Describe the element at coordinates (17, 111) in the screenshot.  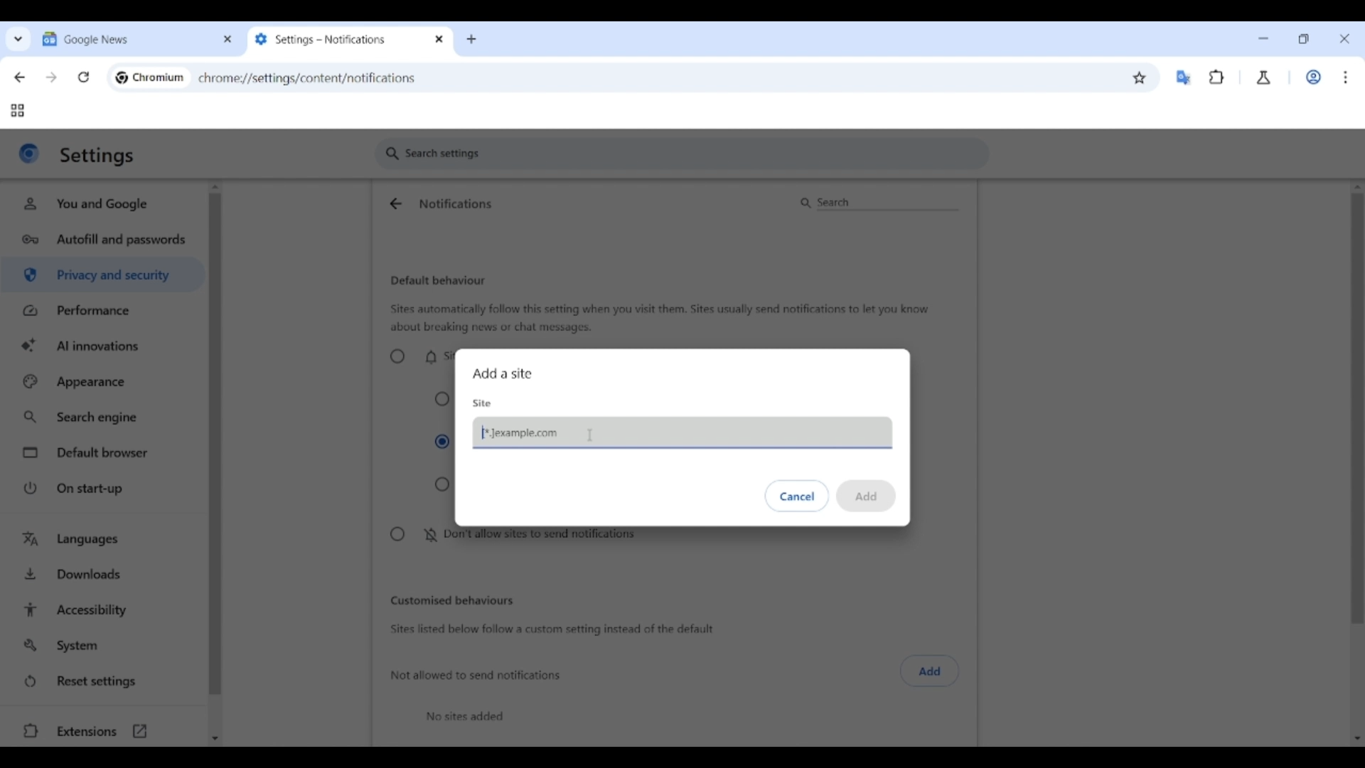
I see `Tab groups` at that location.